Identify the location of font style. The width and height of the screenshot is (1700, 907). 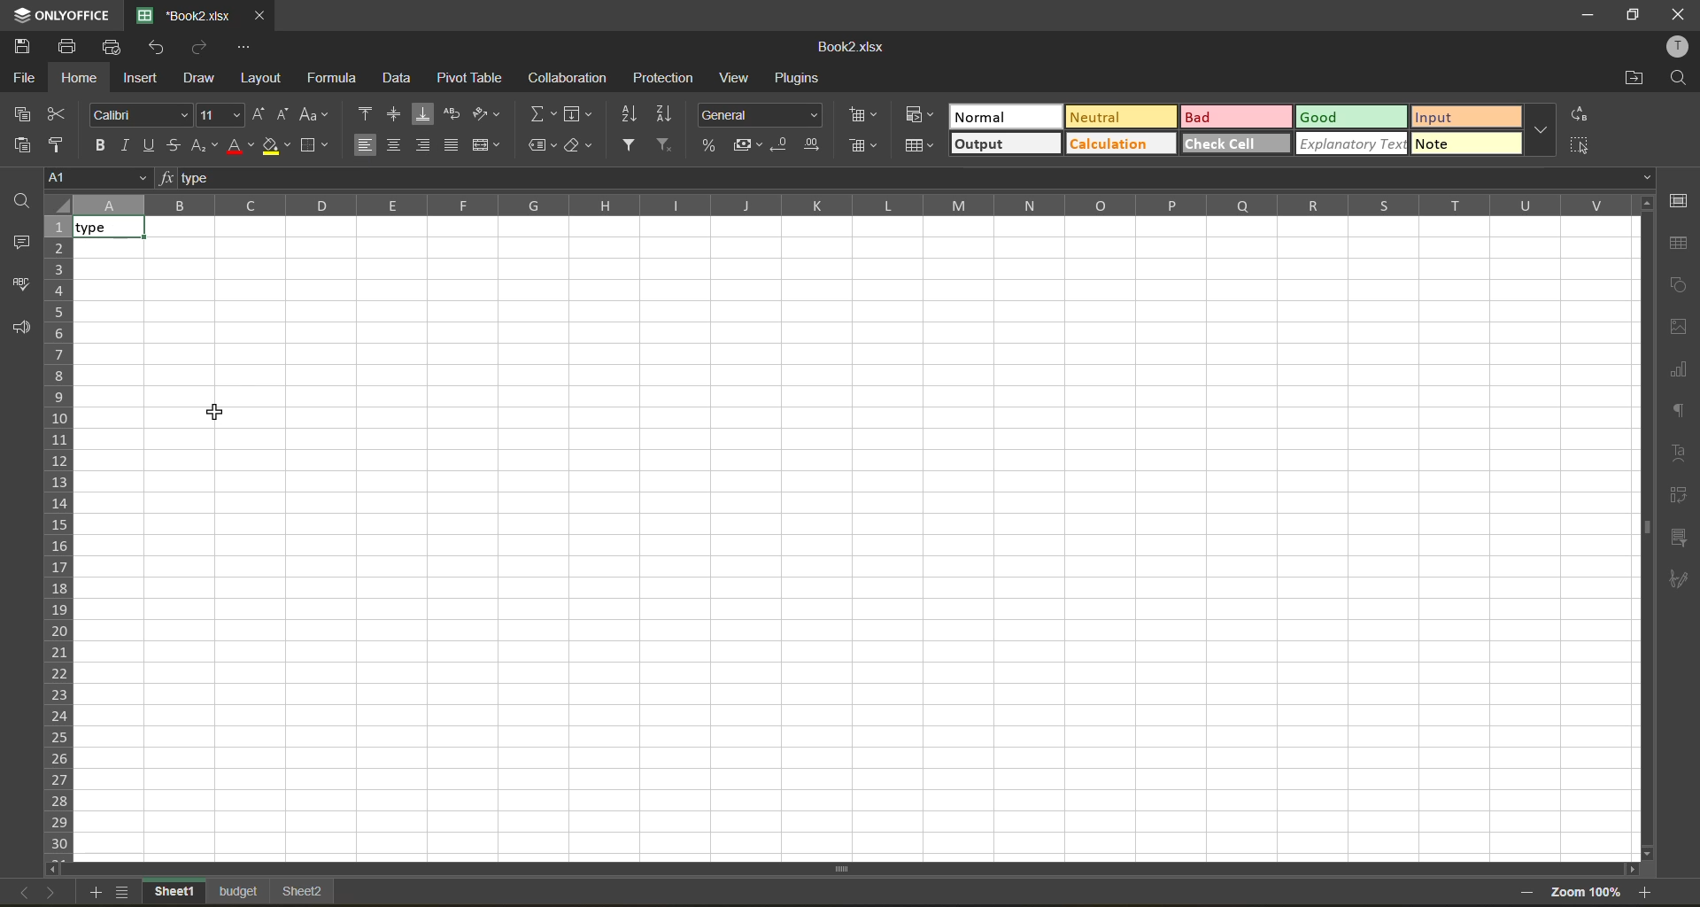
(142, 115).